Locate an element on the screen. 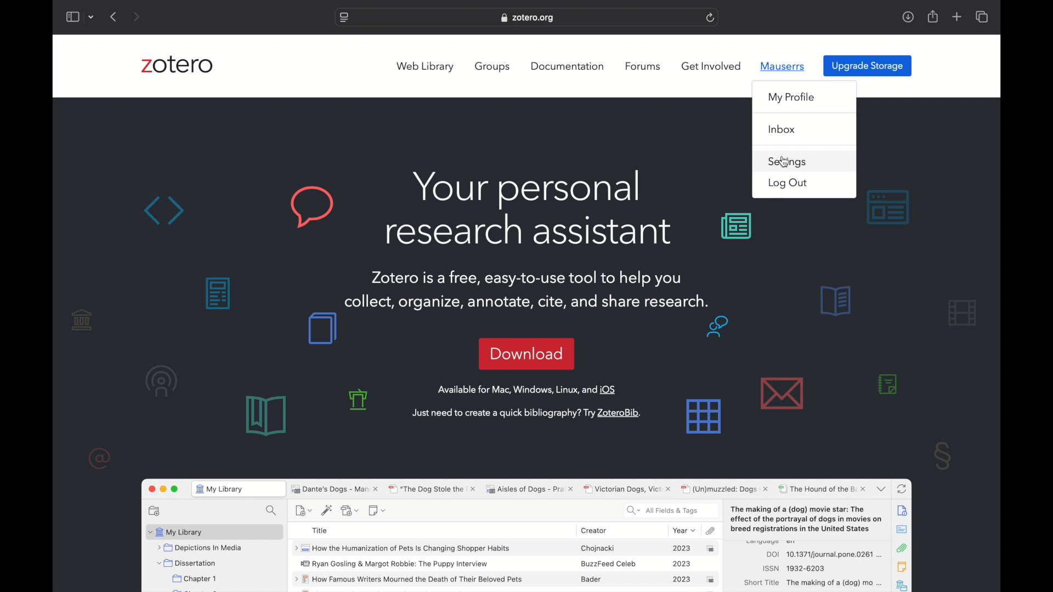 The image size is (1053, 592). available for mac windows linux and OS is located at coordinates (528, 390).